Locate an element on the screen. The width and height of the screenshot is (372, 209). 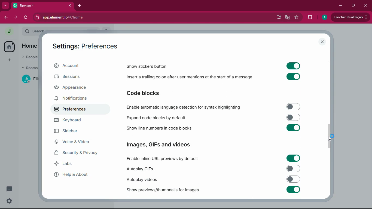
profile picture is located at coordinates (324, 17).